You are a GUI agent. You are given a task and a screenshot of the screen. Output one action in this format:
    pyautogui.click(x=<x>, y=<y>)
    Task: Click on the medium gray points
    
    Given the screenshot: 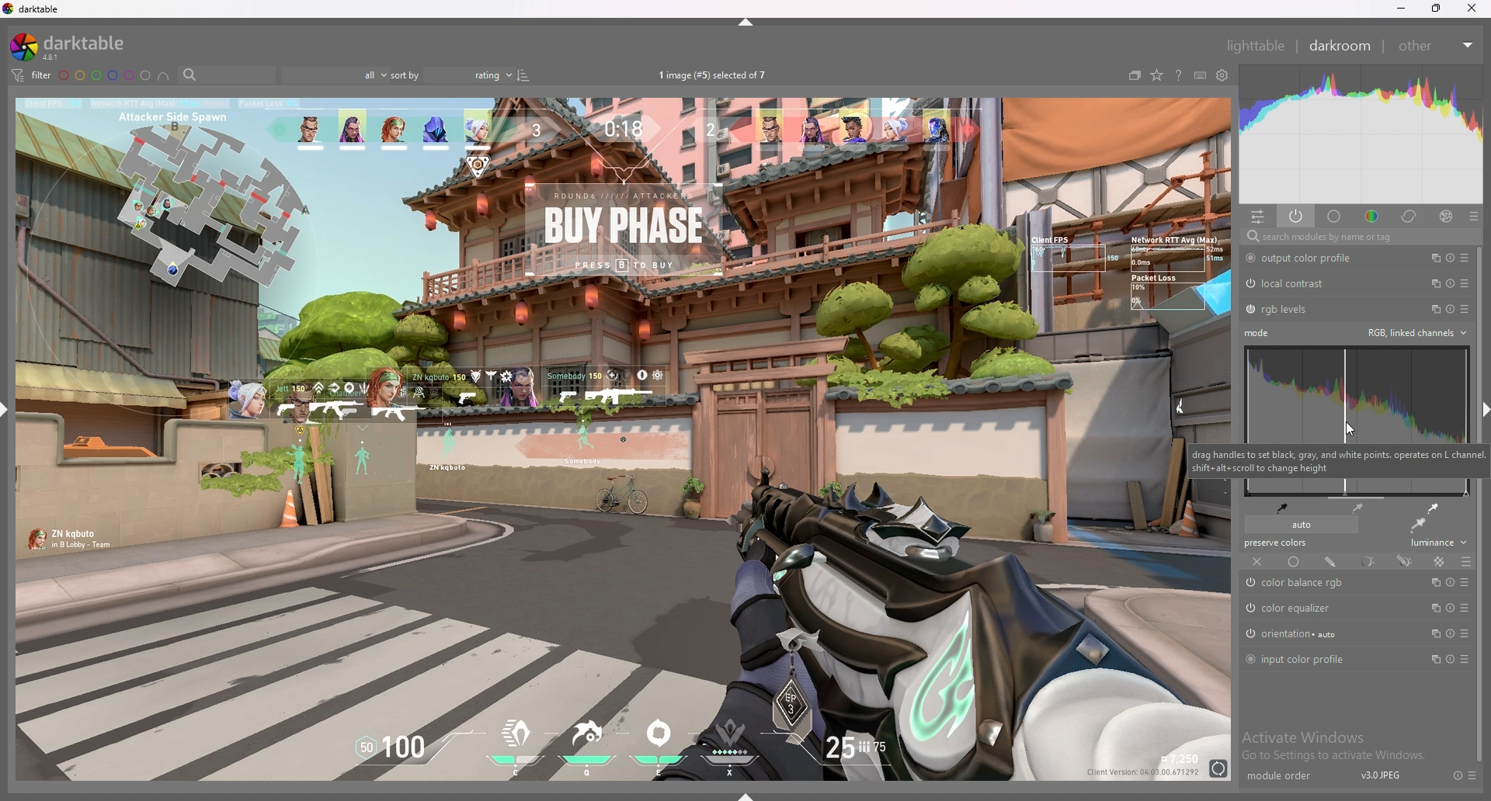 What is the action you would take?
    pyautogui.click(x=1359, y=508)
    